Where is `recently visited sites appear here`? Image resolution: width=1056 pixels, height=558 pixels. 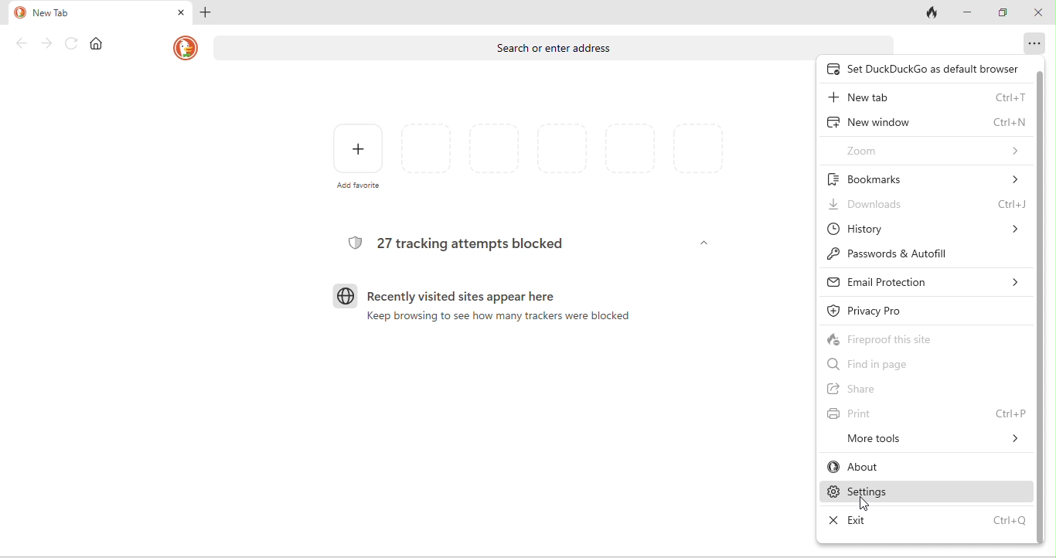 recently visited sites appear here is located at coordinates (462, 297).